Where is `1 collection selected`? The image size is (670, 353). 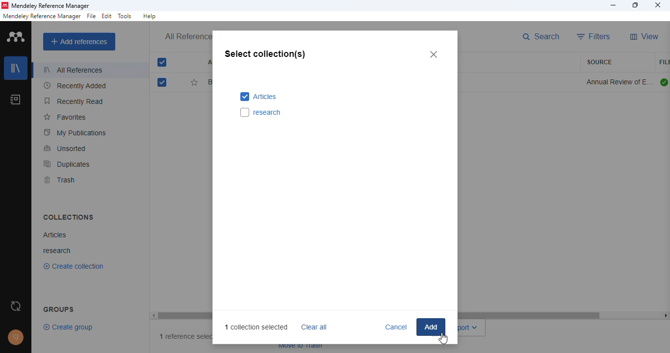 1 collection selected is located at coordinates (256, 328).